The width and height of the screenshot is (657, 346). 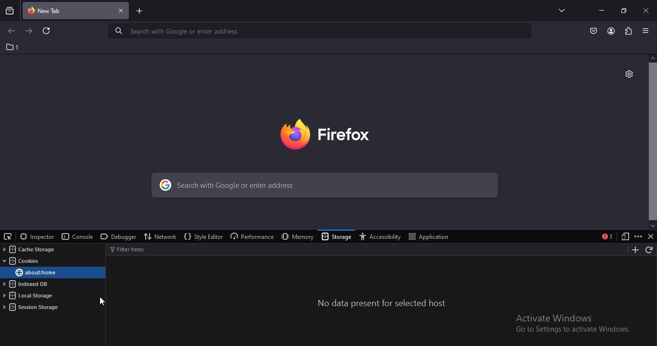 What do you see at coordinates (161, 236) in the screenshot?
I see `network` at bounding box center [161, 236].